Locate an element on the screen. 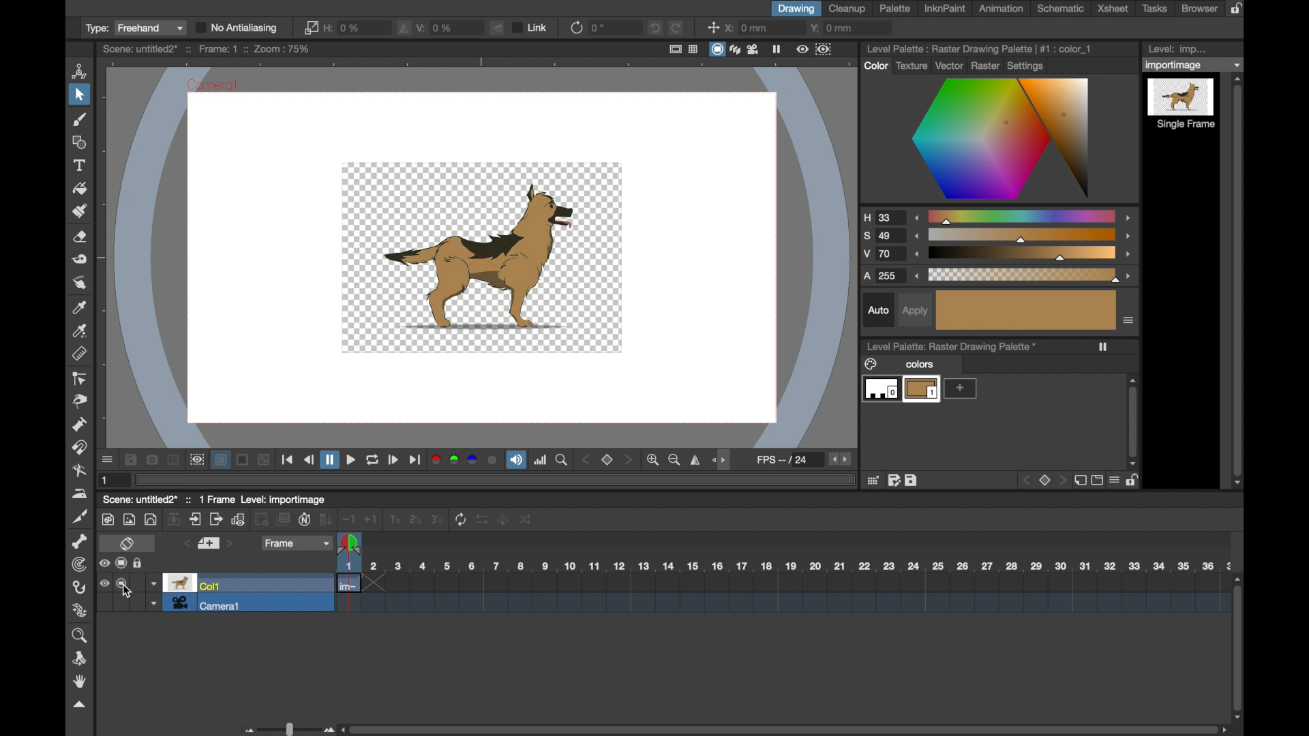 The width and height of the screenshot is (1309, 736). undo is located at coordinates (655, 28).